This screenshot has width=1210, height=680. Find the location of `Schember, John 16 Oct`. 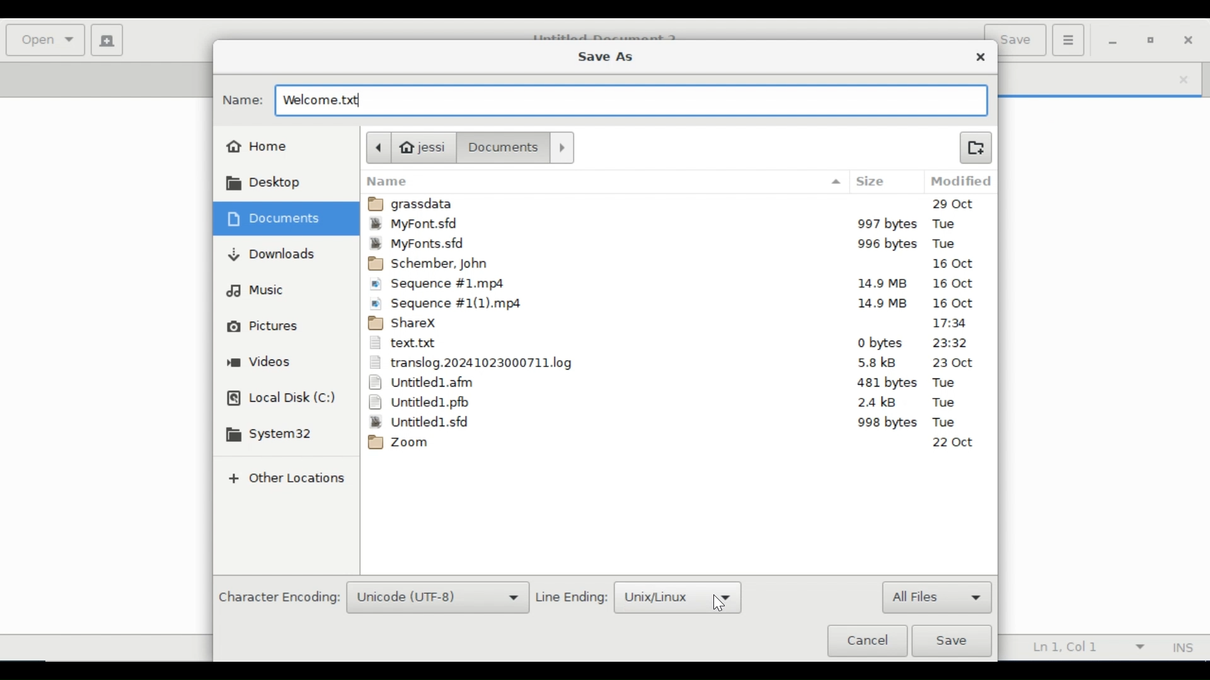

Schember, John 16 Oct is located at coordinates (676, 264).